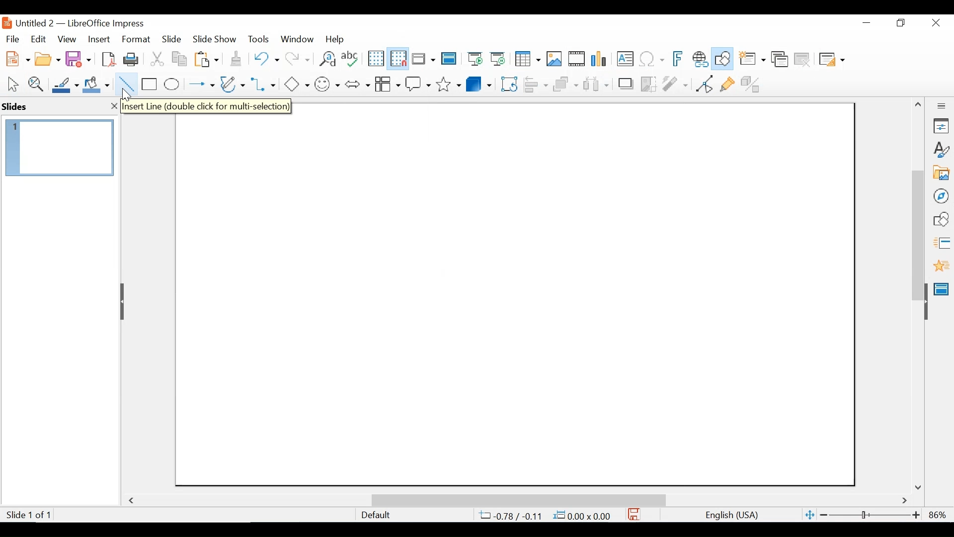 The image size is (954, 537). What do you see at coordinates (357, 84) in the screenshot?
I see `Block Arrows` at bounding box center [357, 84].